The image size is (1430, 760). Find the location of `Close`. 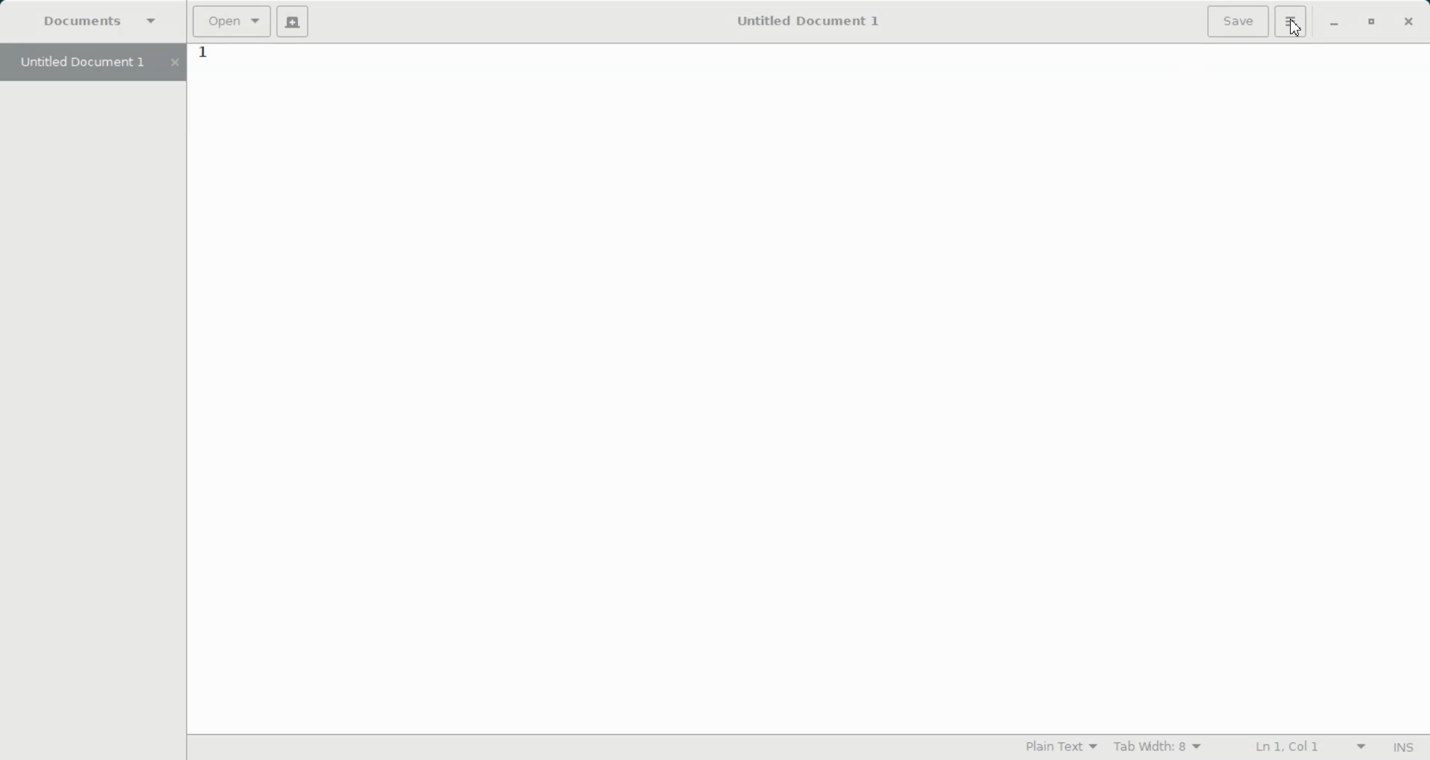

Close is located at coordinates (1408, 22).